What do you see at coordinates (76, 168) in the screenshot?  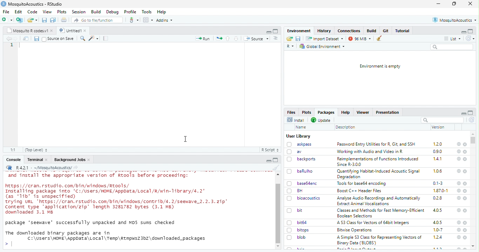 I see `share` at bounding box center [76, 168].